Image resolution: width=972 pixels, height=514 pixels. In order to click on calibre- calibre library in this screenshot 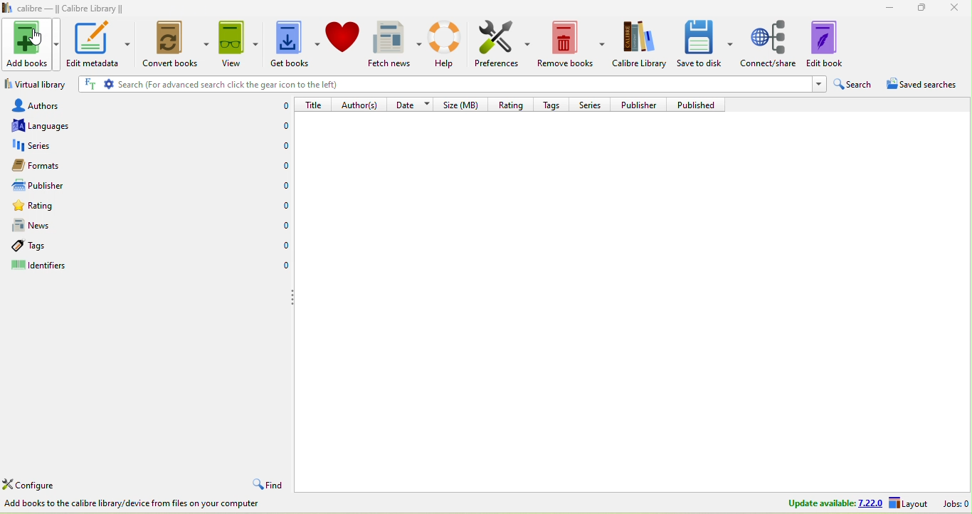, I will do `click(75, 8)`.